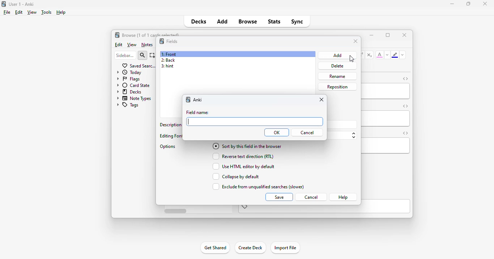 Image resolution: width=494 pixels, height=259 pixels. What do you see at coordinates (297, 21) in the screenshot?
I see `sync` at bounding box center [297, 21].